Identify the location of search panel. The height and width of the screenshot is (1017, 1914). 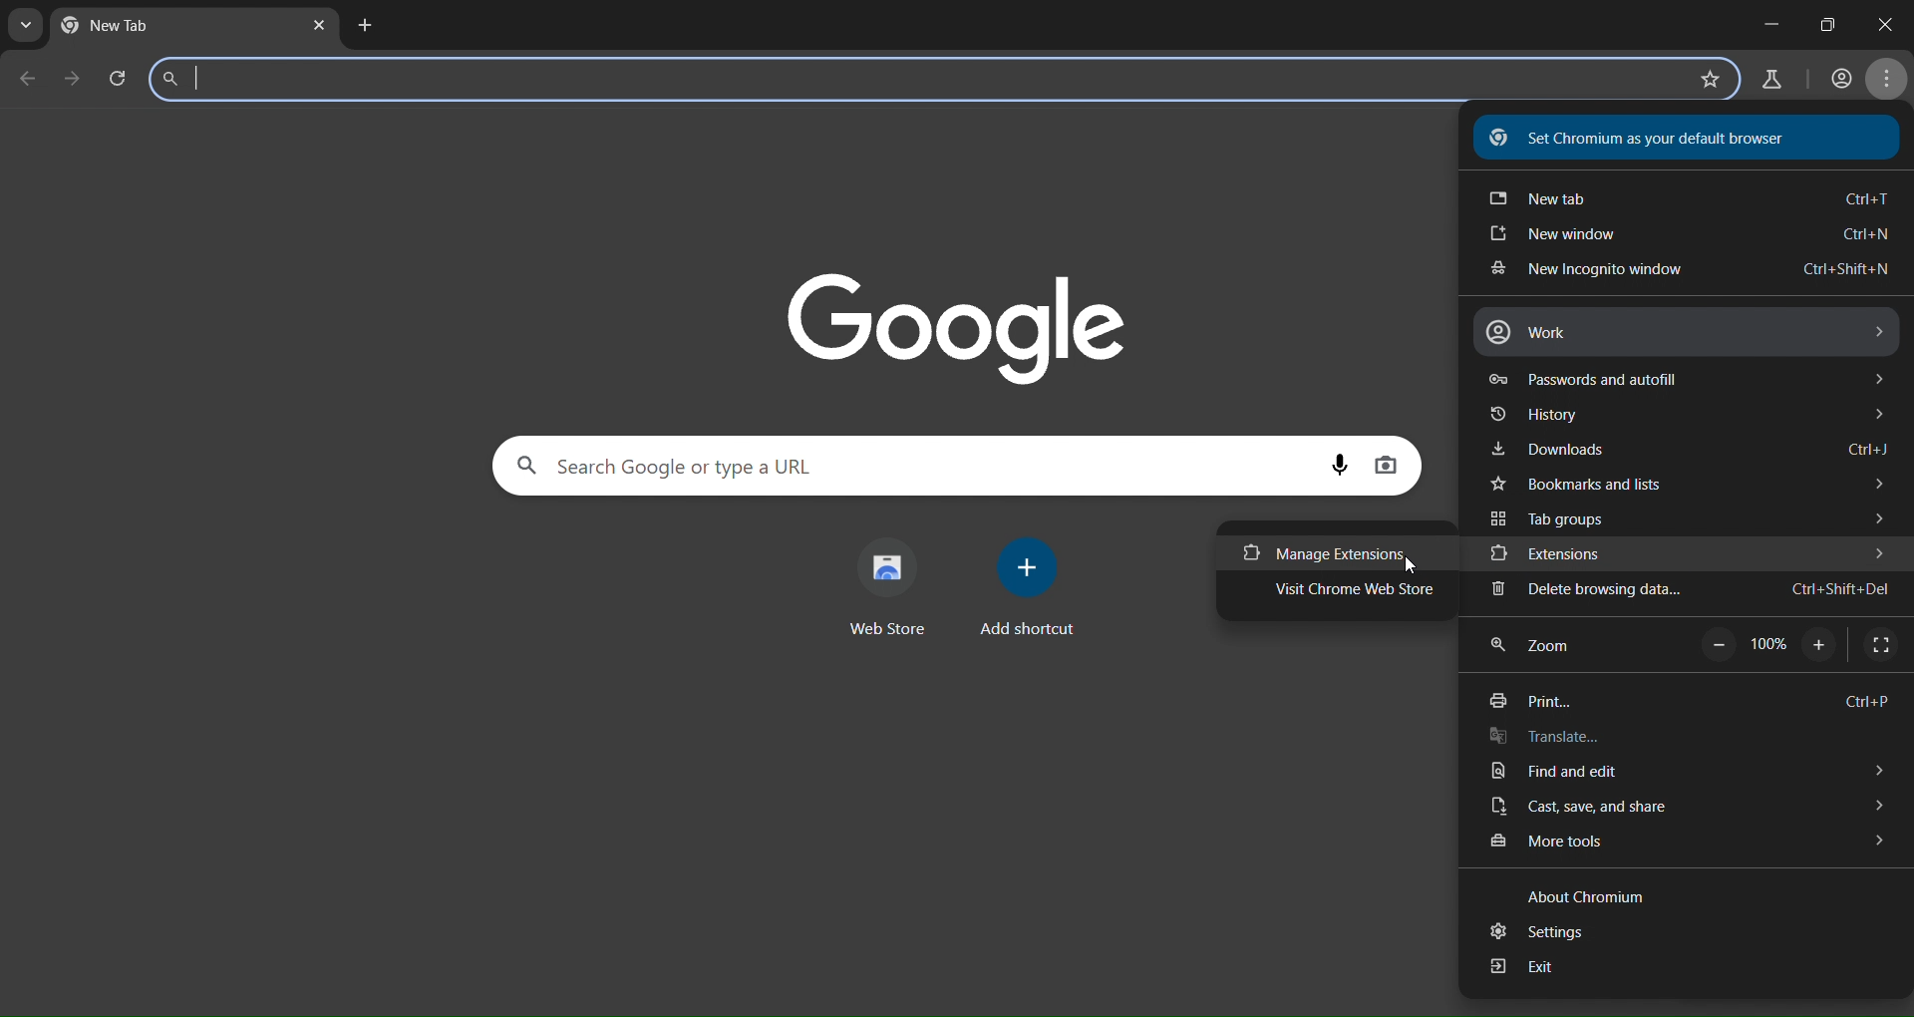
(689, 465).